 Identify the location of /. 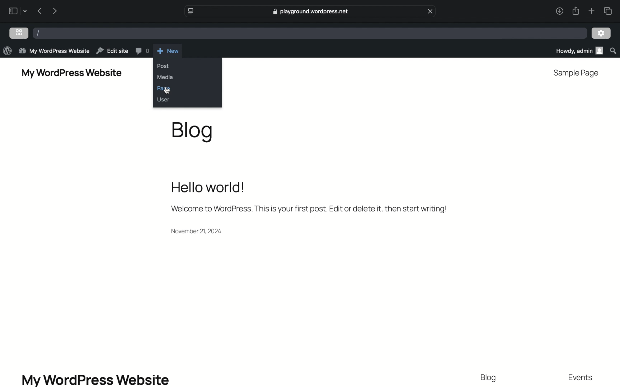
(38, 33).